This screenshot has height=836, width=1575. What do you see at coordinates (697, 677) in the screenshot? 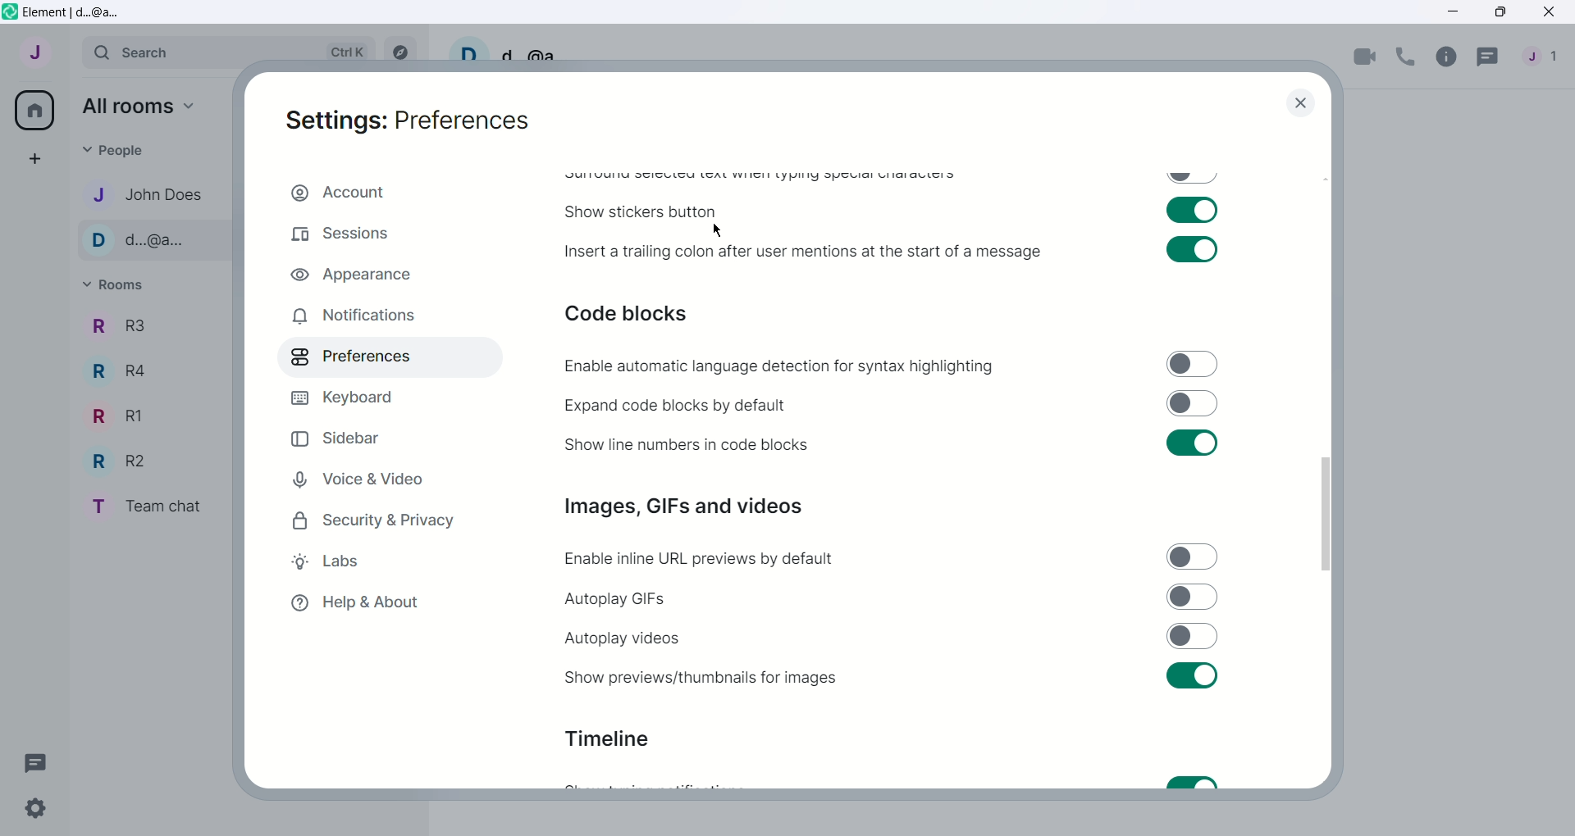
I see `Show previews or thumbnails for images` at bounding box center [697, 677].